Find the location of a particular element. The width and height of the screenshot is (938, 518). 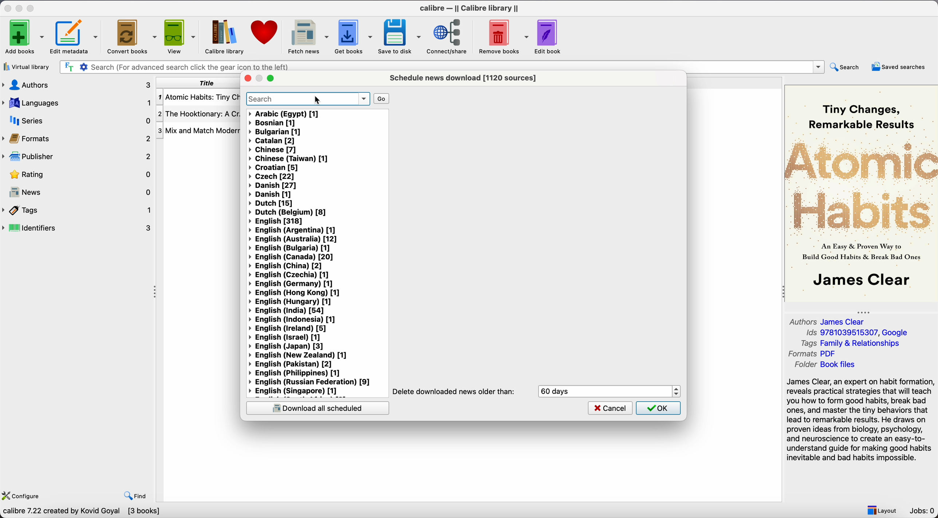

book cover preview is located at coordinates (860, 193).